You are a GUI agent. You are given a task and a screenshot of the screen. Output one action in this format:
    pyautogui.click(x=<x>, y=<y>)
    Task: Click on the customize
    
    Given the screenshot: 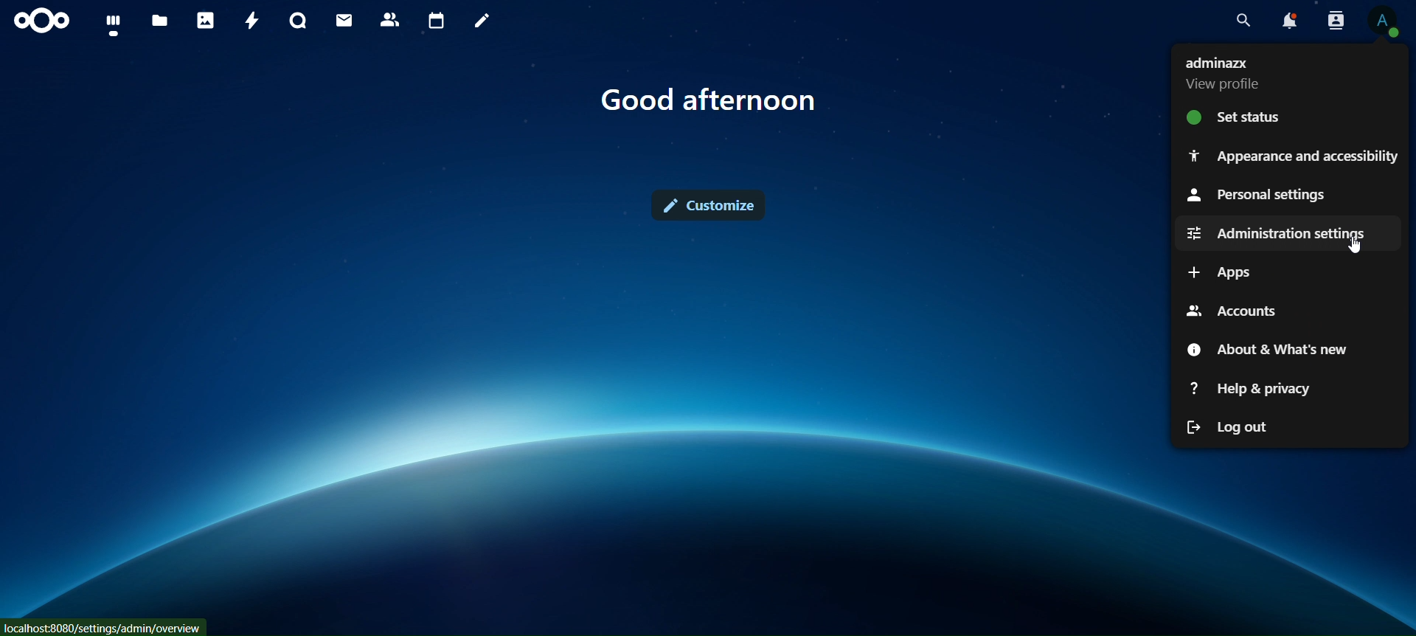 What is the action you would take?
    pyautogui.click(x=711, y=204)
    